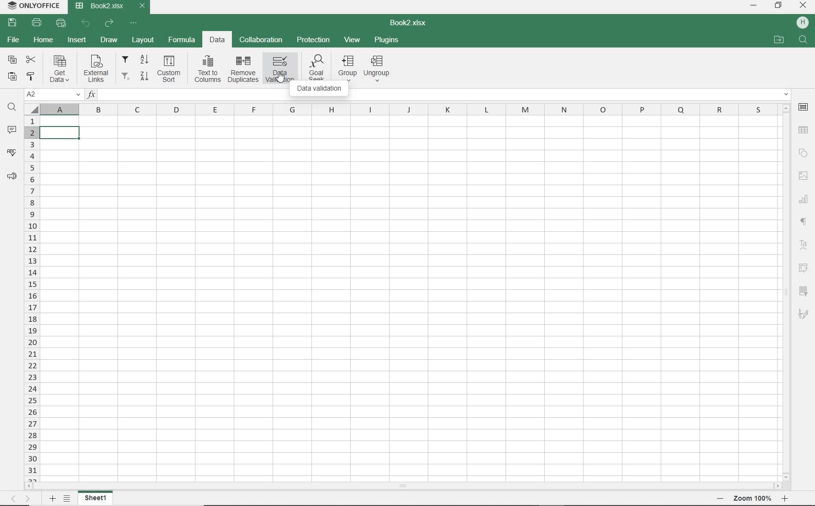 The height and width of the screenshot is (506, 815). What do you see at coordinates (101, 6) in the screenshot?
I see `DOCUMENT Name` at bounding box center [101, 6].